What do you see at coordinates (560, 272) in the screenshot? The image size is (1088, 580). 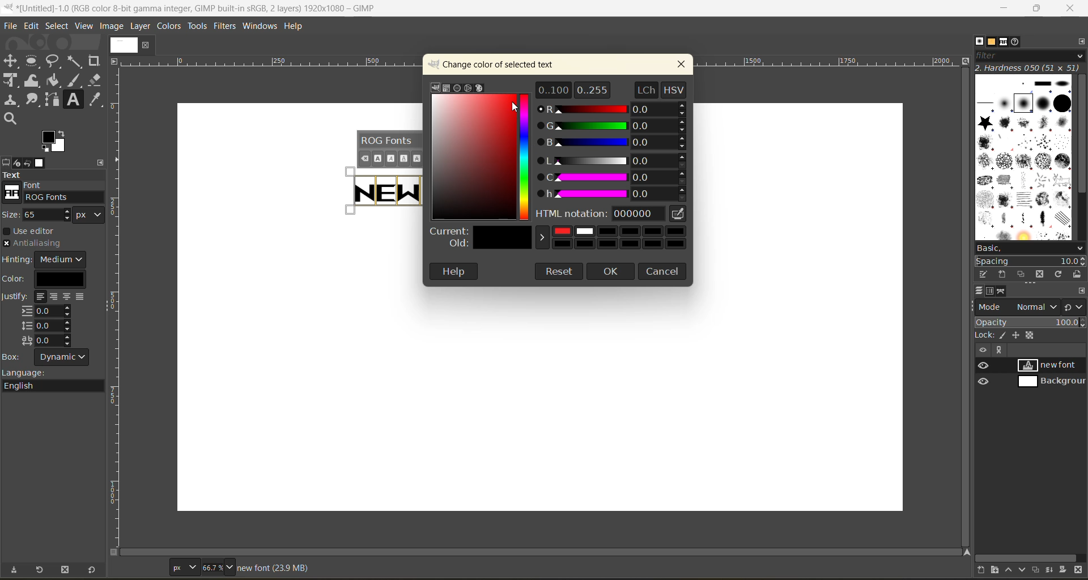 I see `reset` at bounding box center [560, 272].